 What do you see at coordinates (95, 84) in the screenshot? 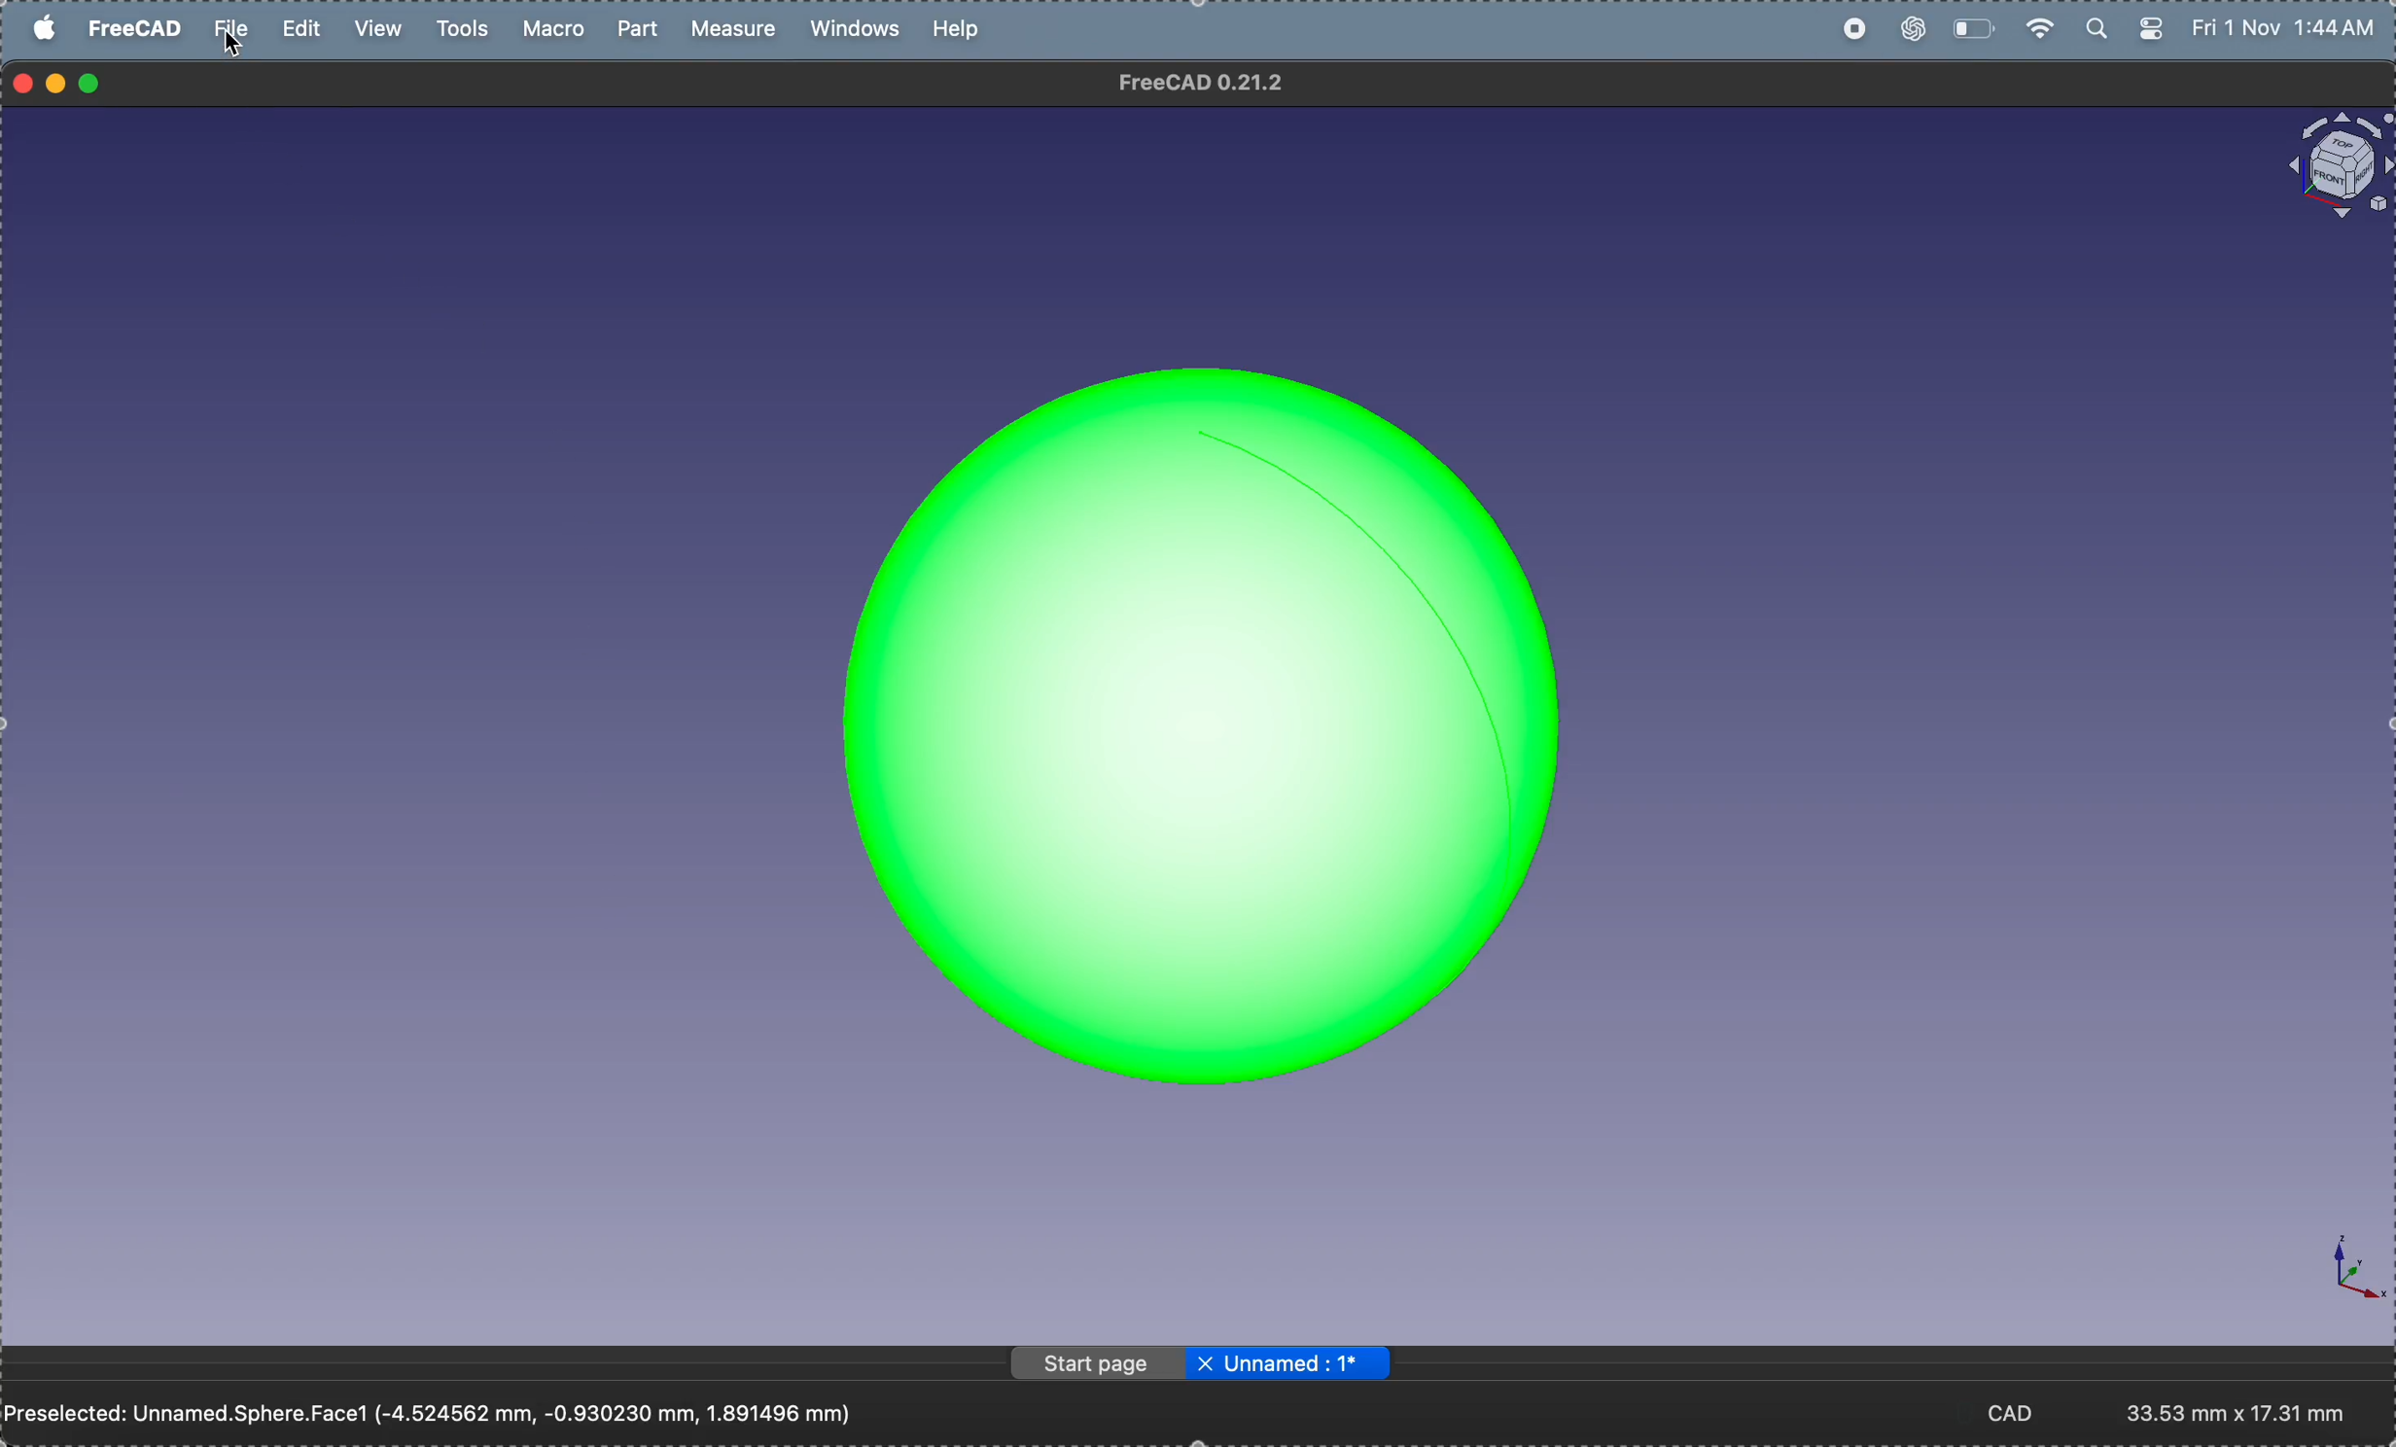
I see `maximize` at bounding box center [95, 84].